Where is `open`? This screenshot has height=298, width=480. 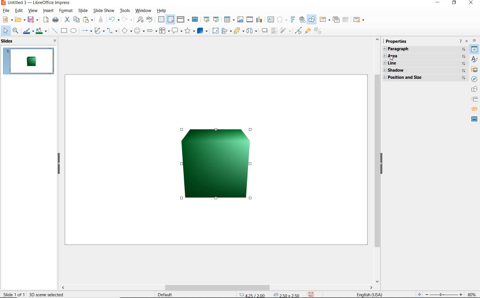 open is located at coordinates (20, 20).